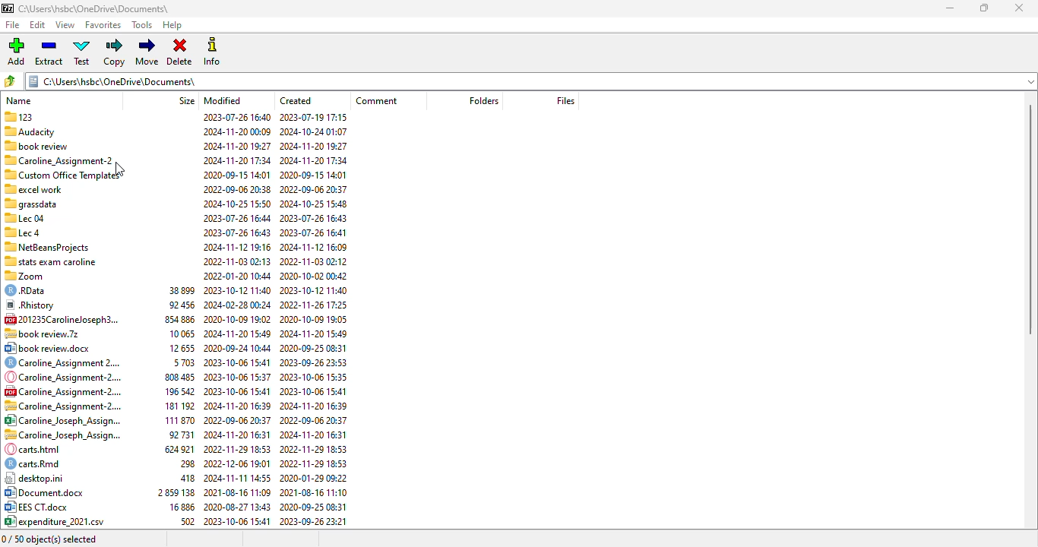  What do you see at coordinates (31, 277) in the screenshot?
I see `zoom` at bounding box center [31, 277].